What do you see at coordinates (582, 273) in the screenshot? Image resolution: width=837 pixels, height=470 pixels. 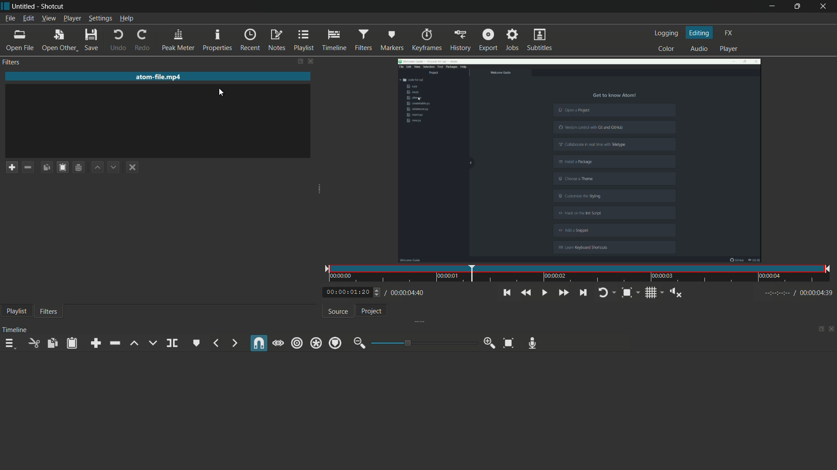 I see `time` at bounding box center [582, 273].